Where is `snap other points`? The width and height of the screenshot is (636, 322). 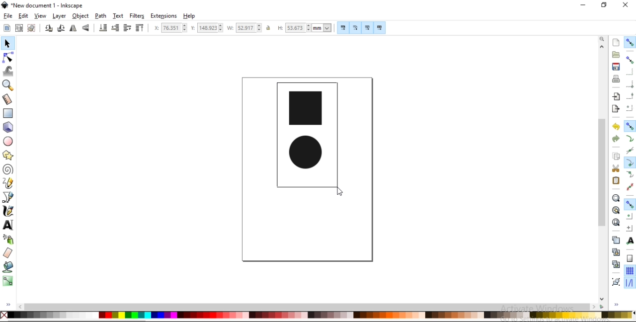 snap other points is located at coordinates (630, 204).